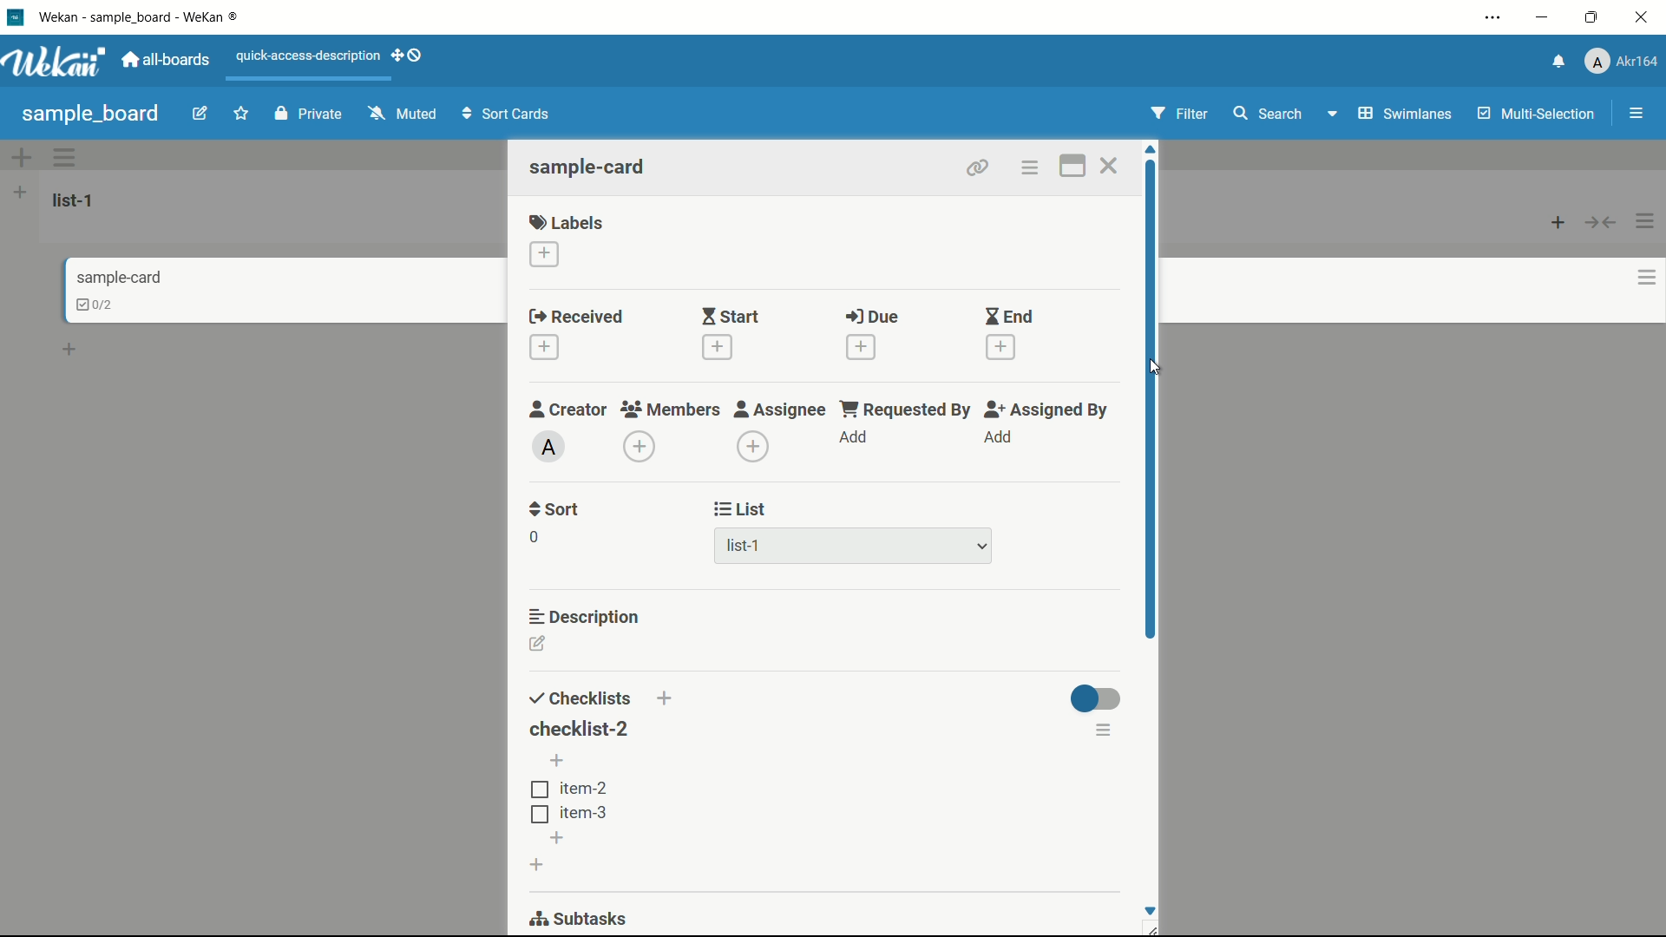 The height and width of the screenshot is (937, 1666). What do you see at coordinates (1634, 278) in the screenshot?
I see `card actions` at bounding box center [1634, 278].